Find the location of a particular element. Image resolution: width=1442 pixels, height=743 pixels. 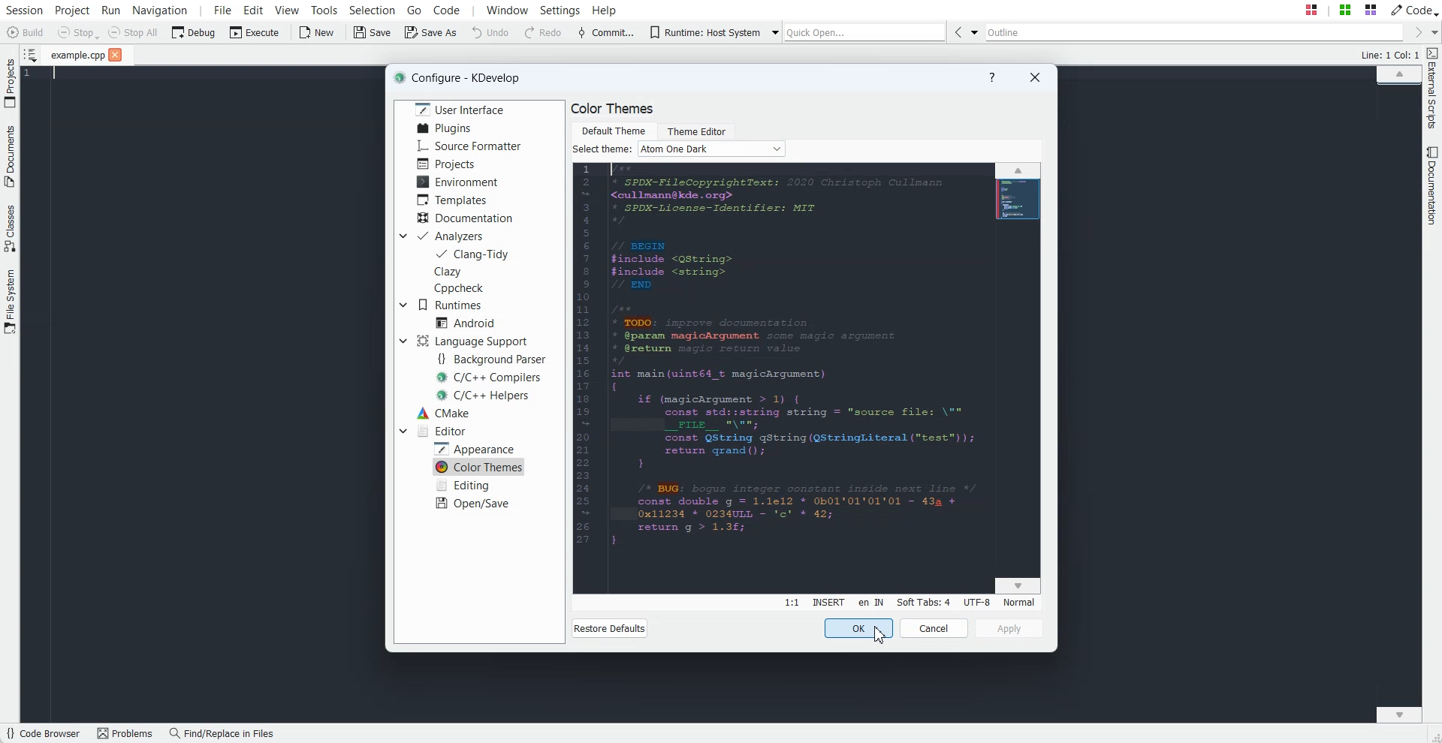

C/C++ Compilers is located at coordinates (490, 378).